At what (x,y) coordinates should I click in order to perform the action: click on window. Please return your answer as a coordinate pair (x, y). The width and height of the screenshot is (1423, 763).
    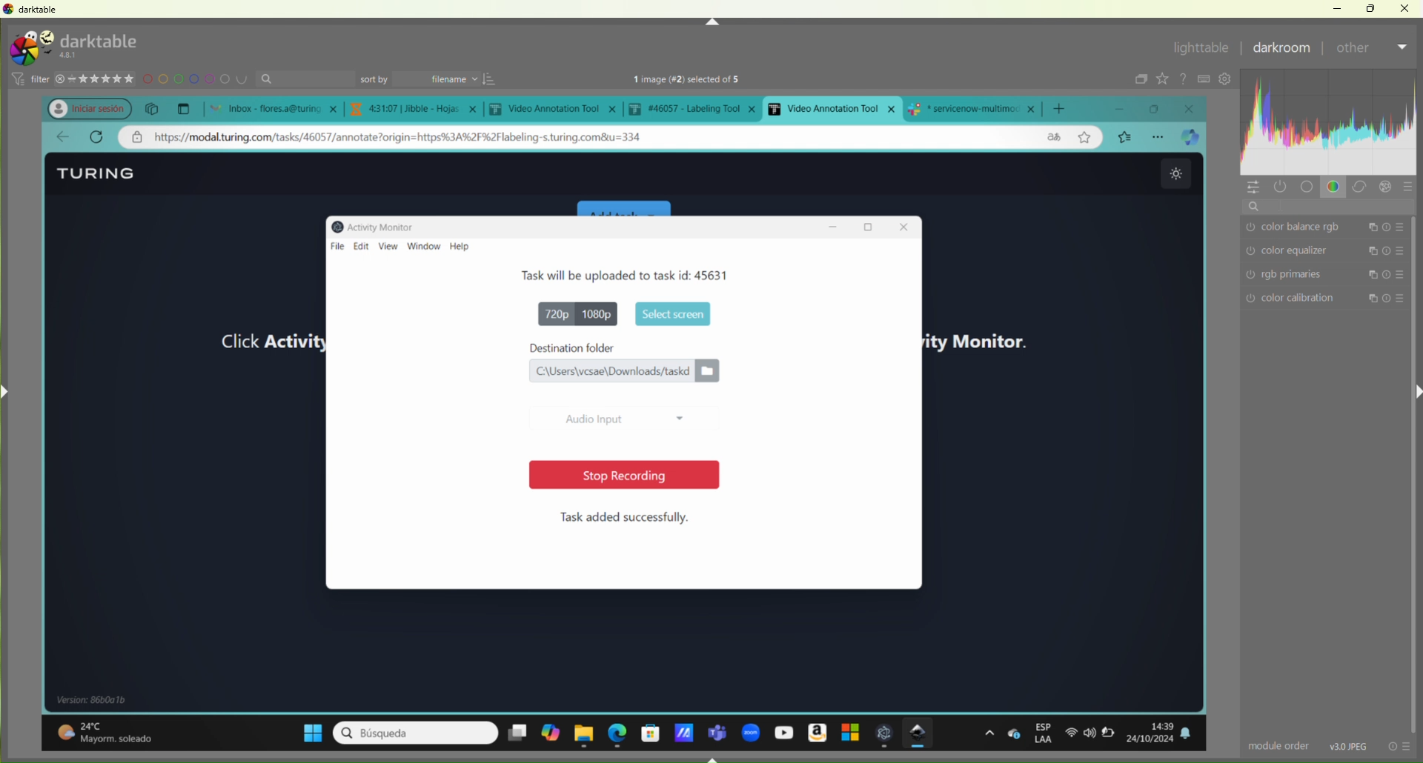
    Looking at the image, I should click on (425, 247).